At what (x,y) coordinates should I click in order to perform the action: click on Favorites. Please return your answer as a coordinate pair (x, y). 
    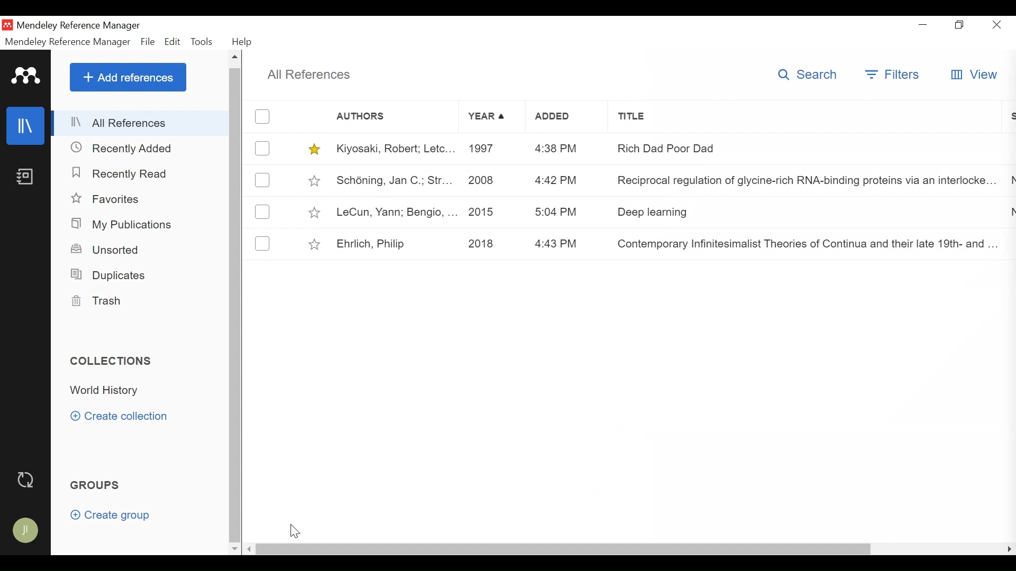
    Looking at the image, I should click on (106, 198).